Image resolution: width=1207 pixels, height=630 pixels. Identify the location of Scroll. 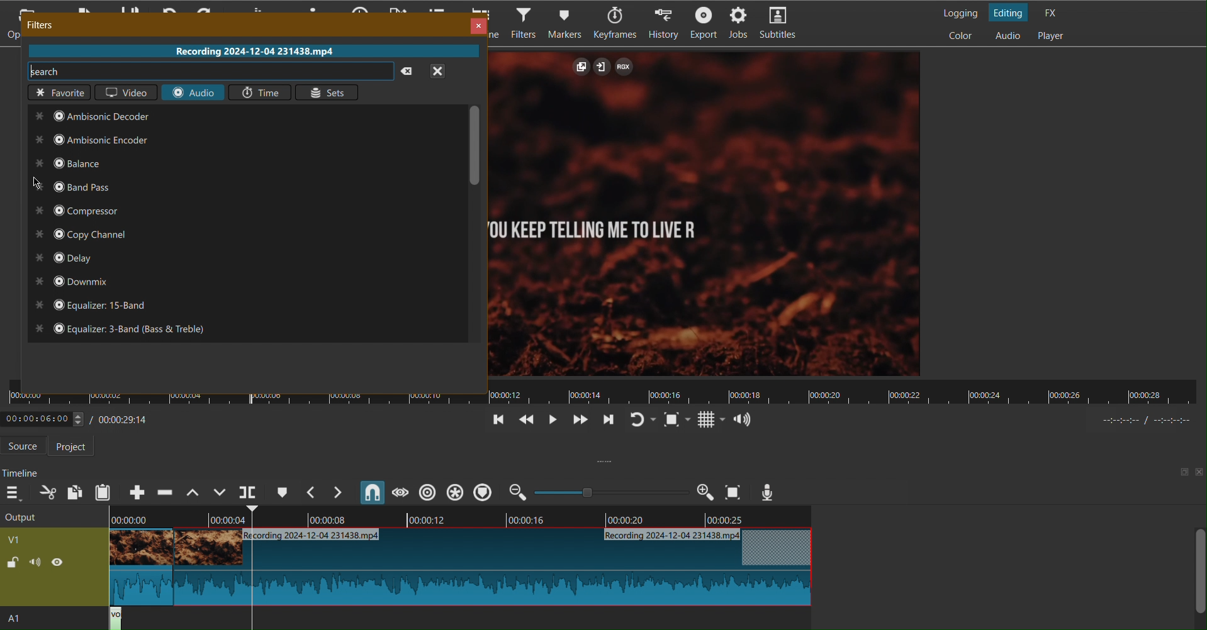
(1197, 577).